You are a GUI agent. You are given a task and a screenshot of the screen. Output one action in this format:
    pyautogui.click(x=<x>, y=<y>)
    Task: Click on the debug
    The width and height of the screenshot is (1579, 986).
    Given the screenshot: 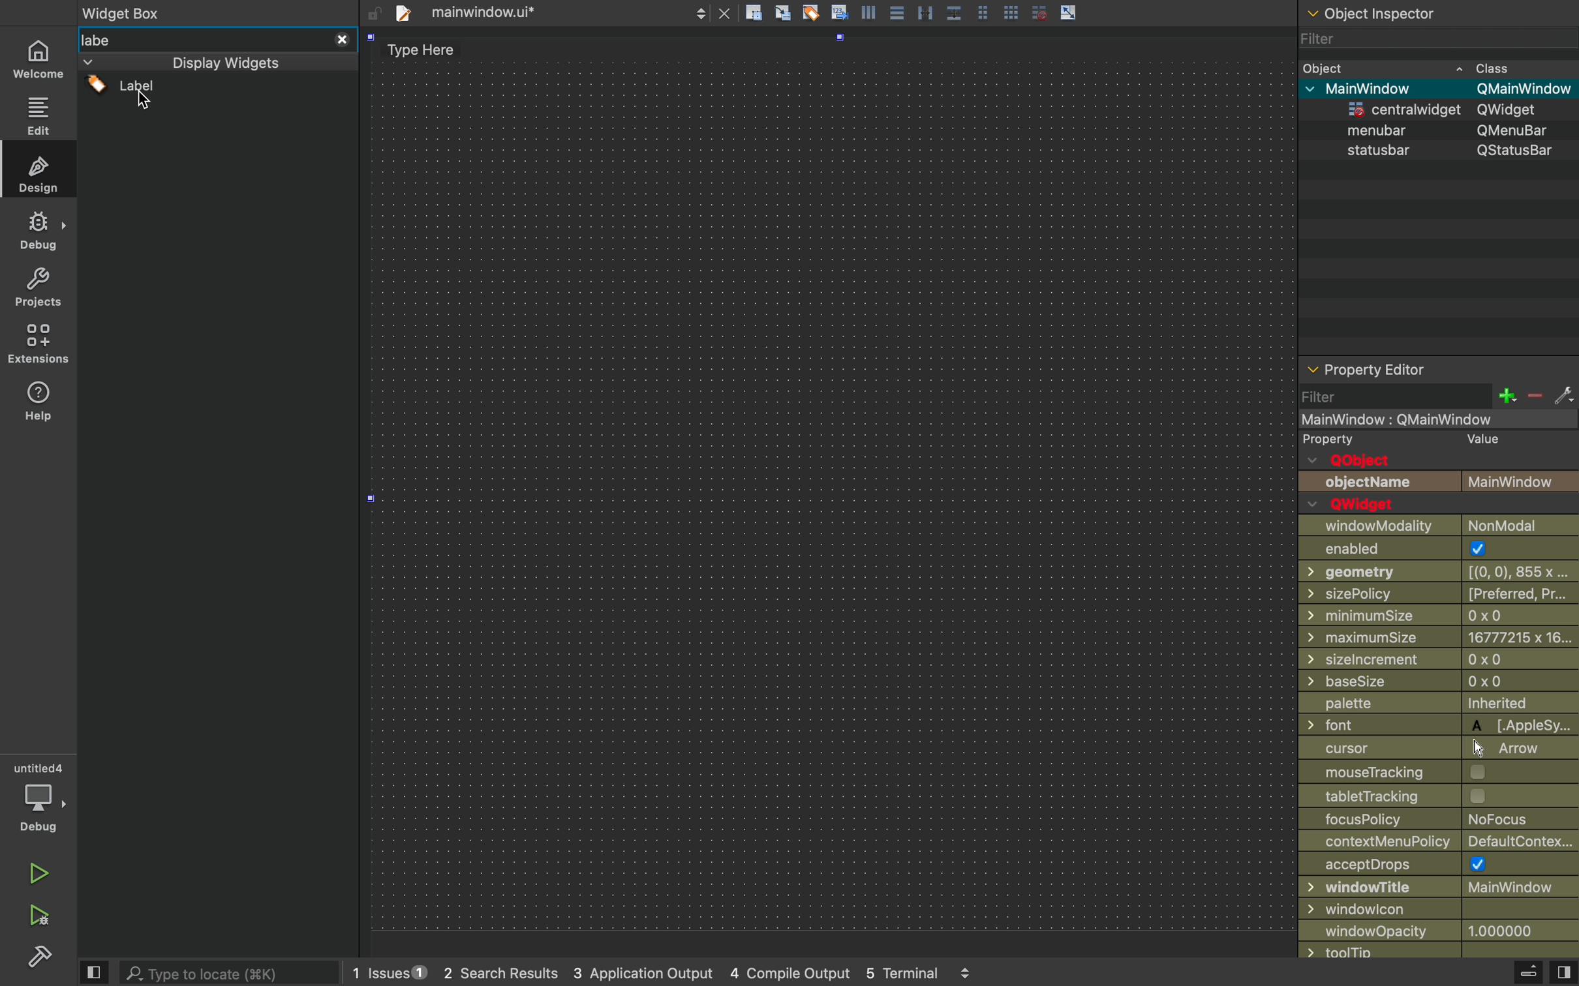 What is the action you would take?
    pyautogui.click(x=39, y=798)
    